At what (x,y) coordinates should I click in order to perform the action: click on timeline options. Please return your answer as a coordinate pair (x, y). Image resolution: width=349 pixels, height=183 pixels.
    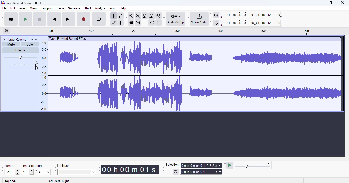
    Looking at the image, I should click on (7, 31).